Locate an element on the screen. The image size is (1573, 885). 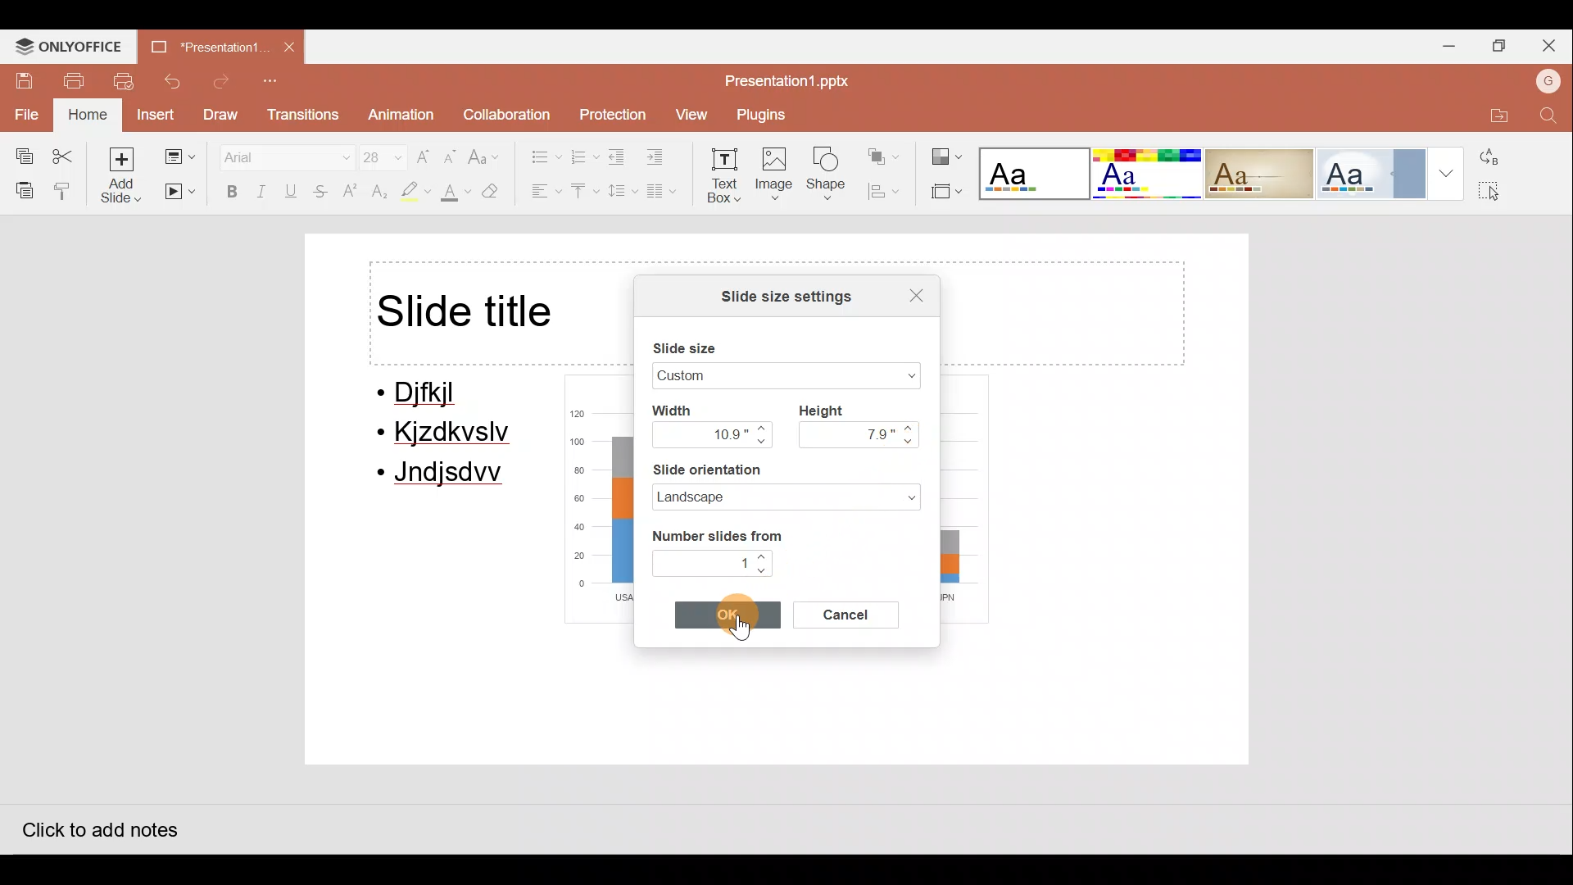
Draw is located at coordinates (223, 115).